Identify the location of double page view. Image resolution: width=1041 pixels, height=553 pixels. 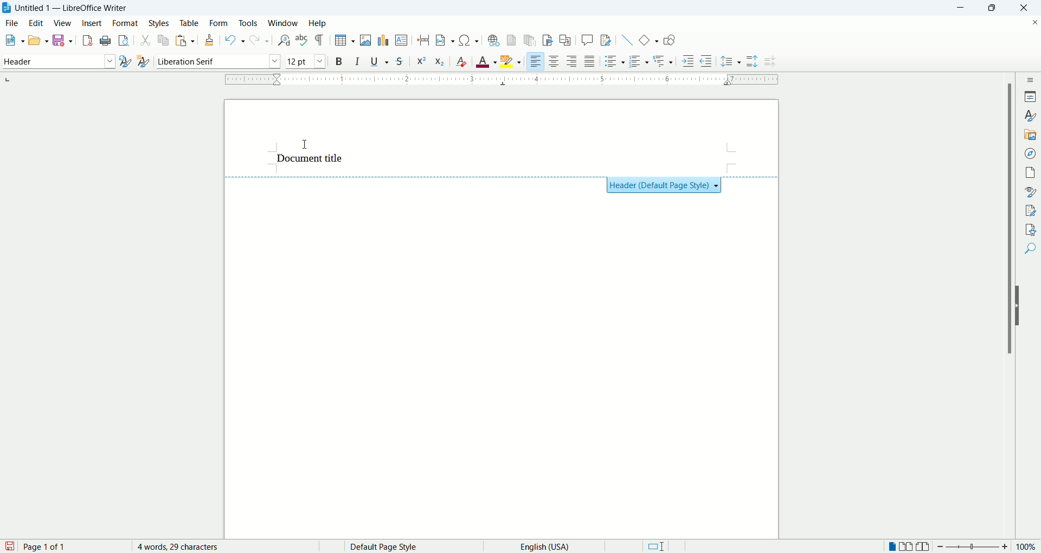
(905, 546).